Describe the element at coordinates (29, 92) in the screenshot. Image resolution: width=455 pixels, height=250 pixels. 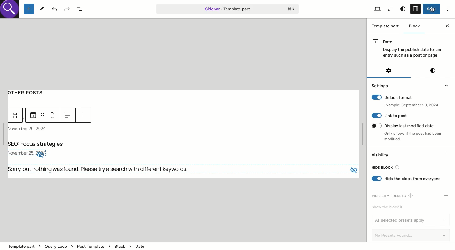
I see `Other posts` at that location.